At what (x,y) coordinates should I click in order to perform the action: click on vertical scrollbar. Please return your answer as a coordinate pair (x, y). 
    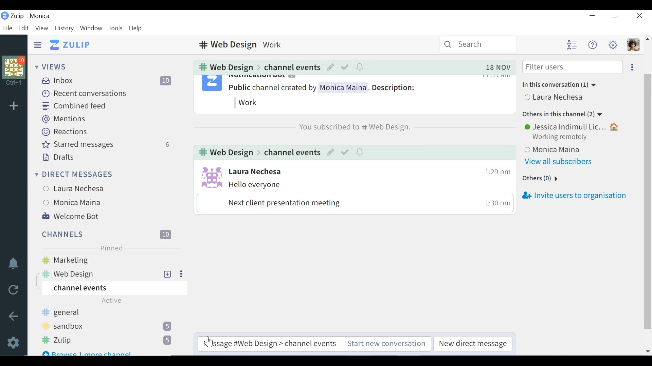
    Looking at the image, I should click on (650, 196).